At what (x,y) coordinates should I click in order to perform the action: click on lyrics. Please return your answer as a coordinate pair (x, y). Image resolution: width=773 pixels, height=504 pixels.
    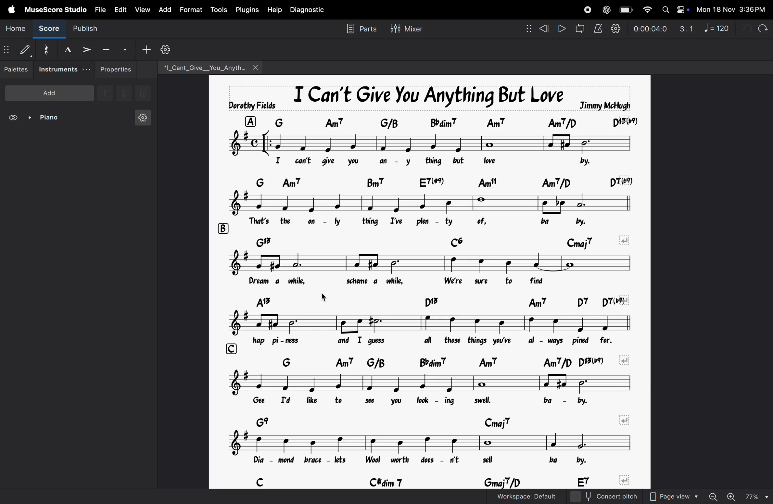
    Looking at the image, I should click on (441, 281).